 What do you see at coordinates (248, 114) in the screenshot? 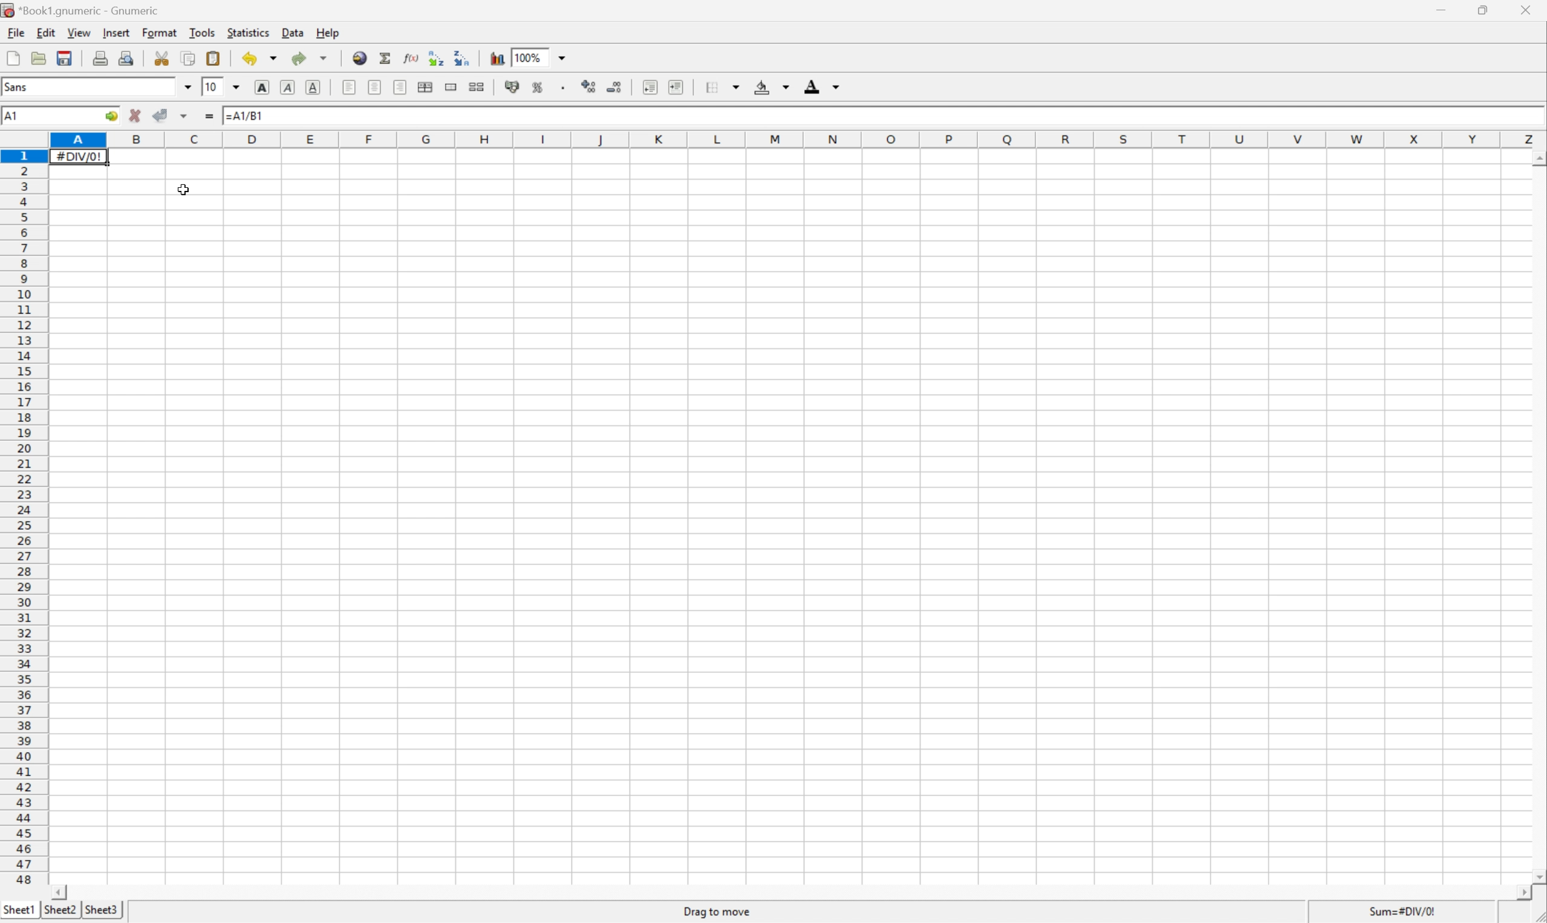
I see `=A1/B1` at bounding box center [248, 114].